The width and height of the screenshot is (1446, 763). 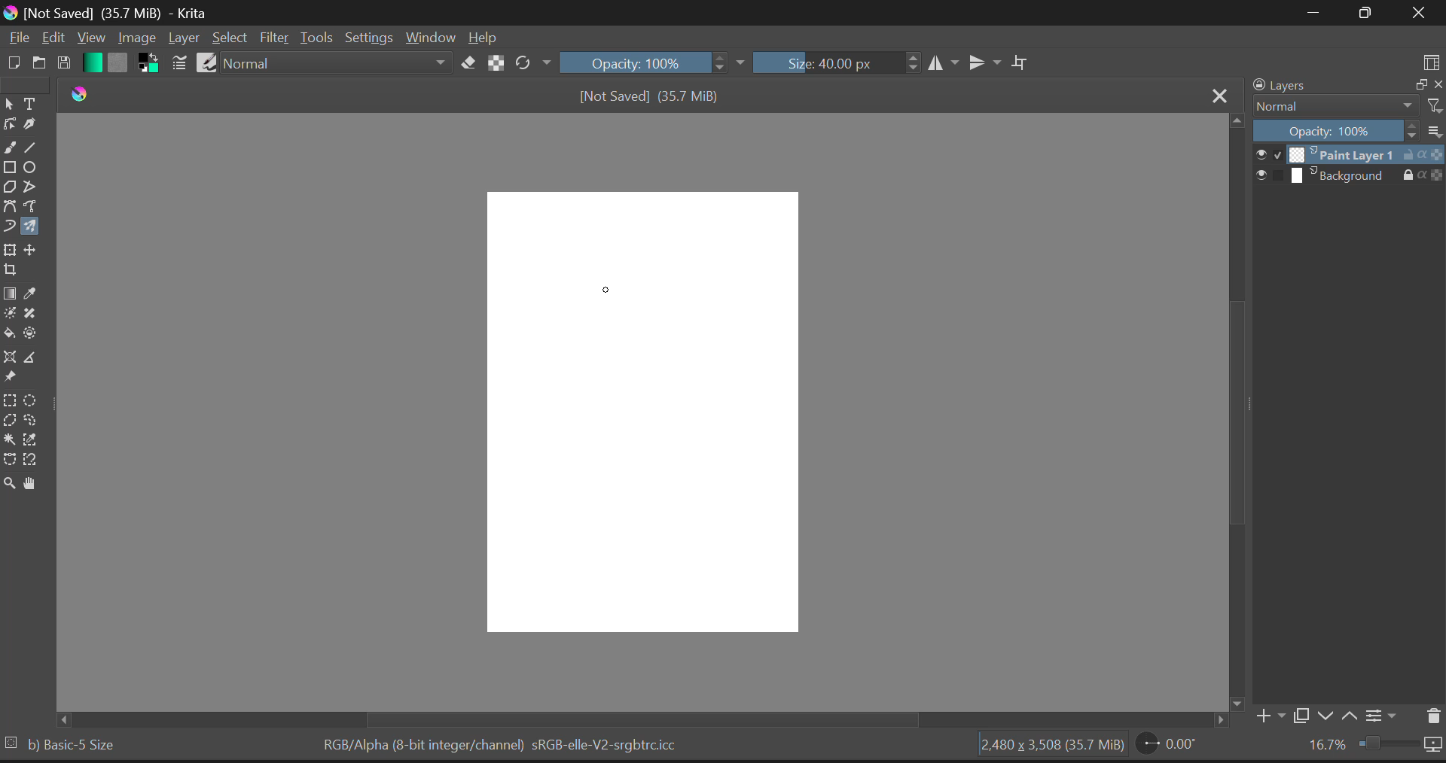 I want to click on Window, so click(x=429, y=38).